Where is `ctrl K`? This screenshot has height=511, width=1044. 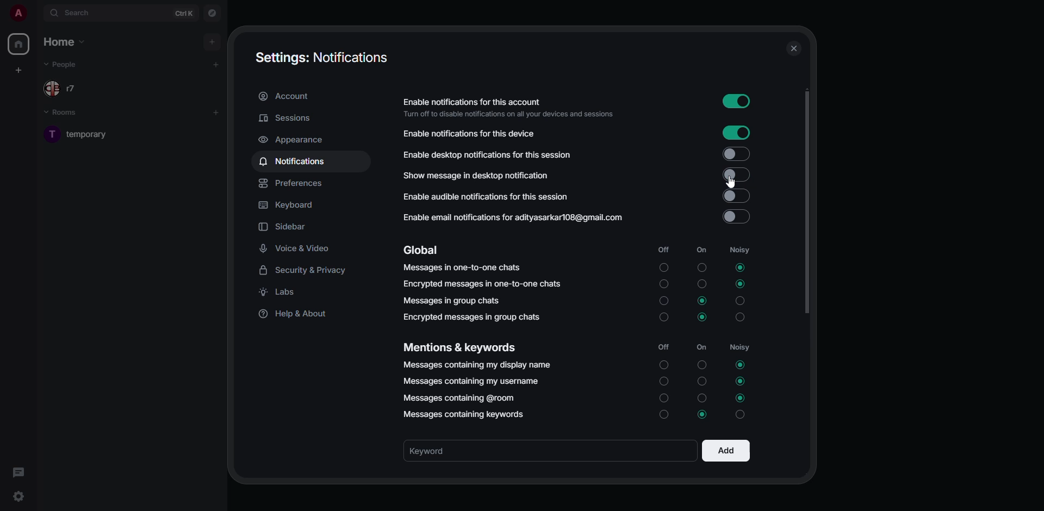 ctrl K is located at coordinates (184, 13).